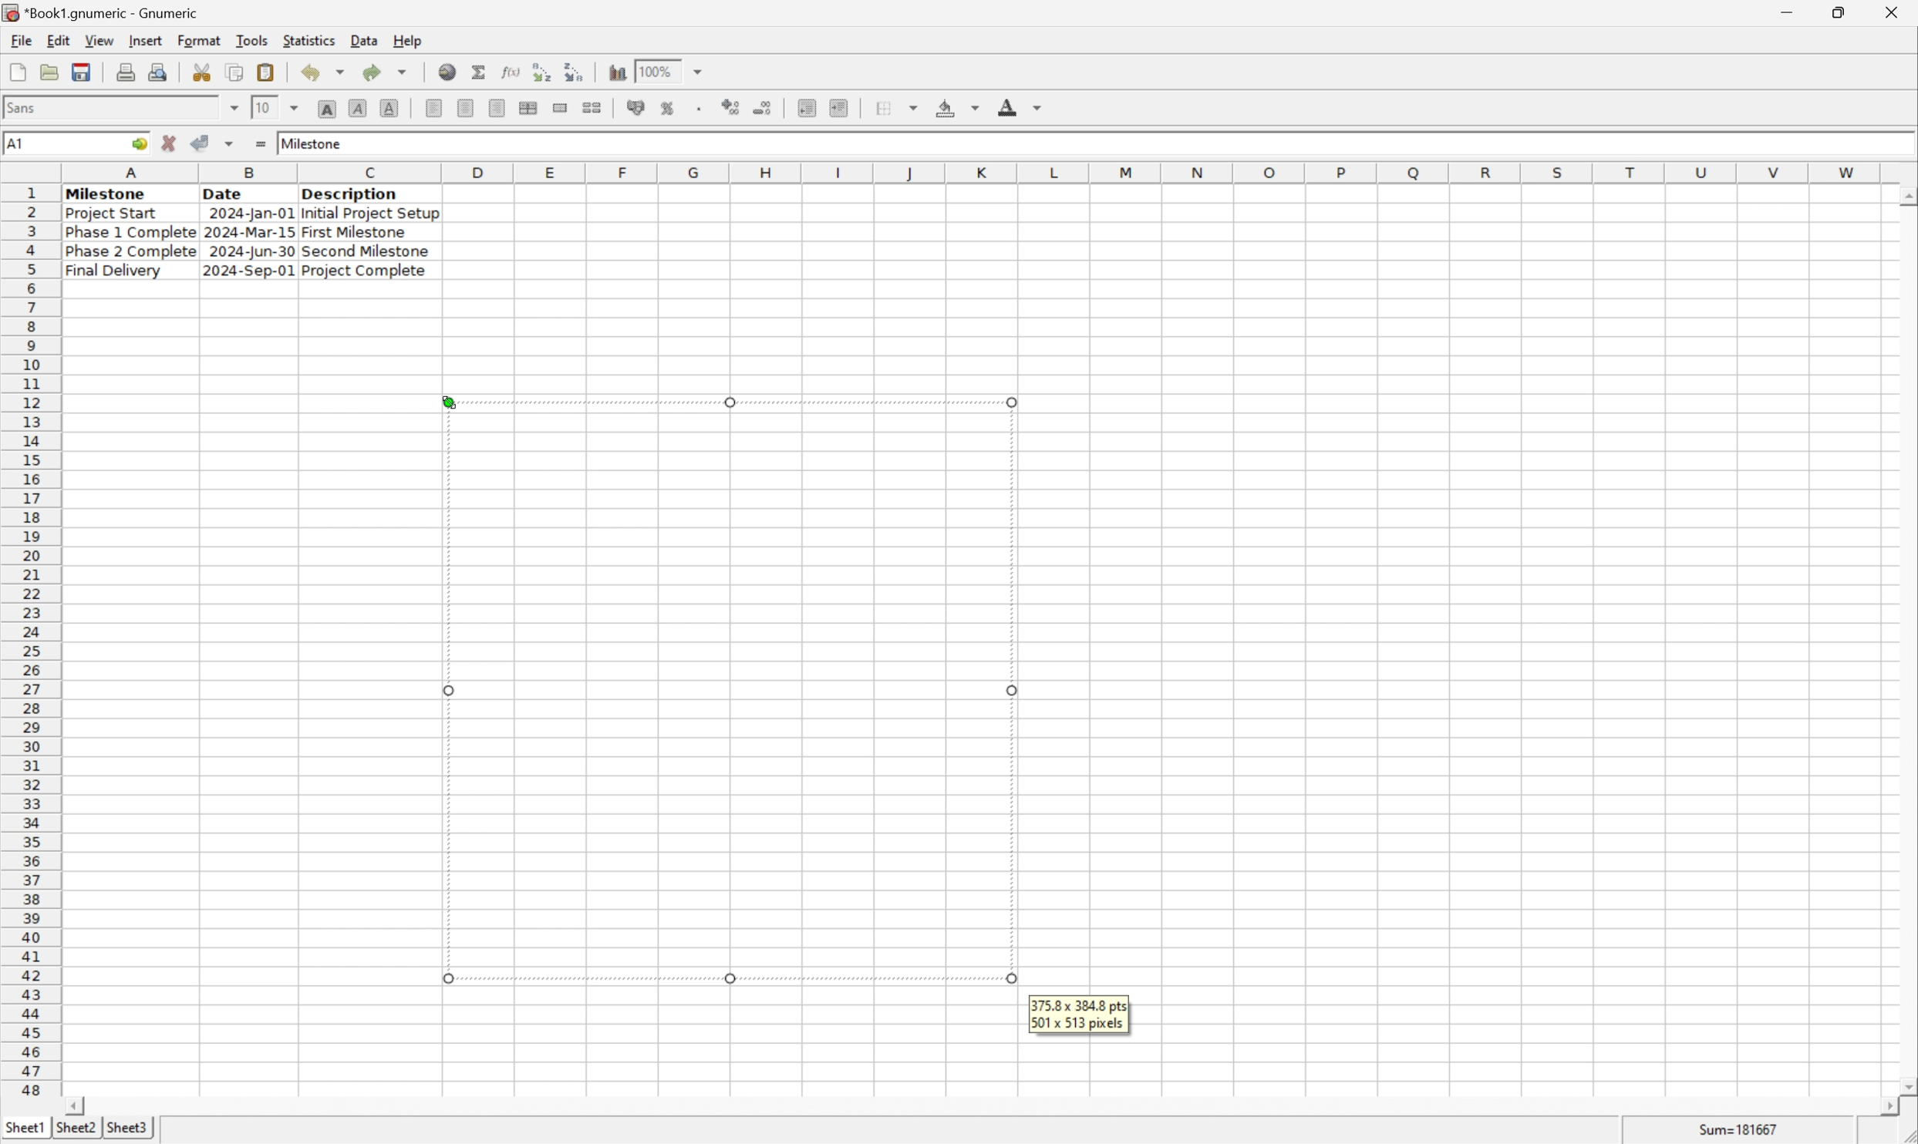 This screenshot has height=1144, width=1918. I want to click on edit, so click(60, 40).